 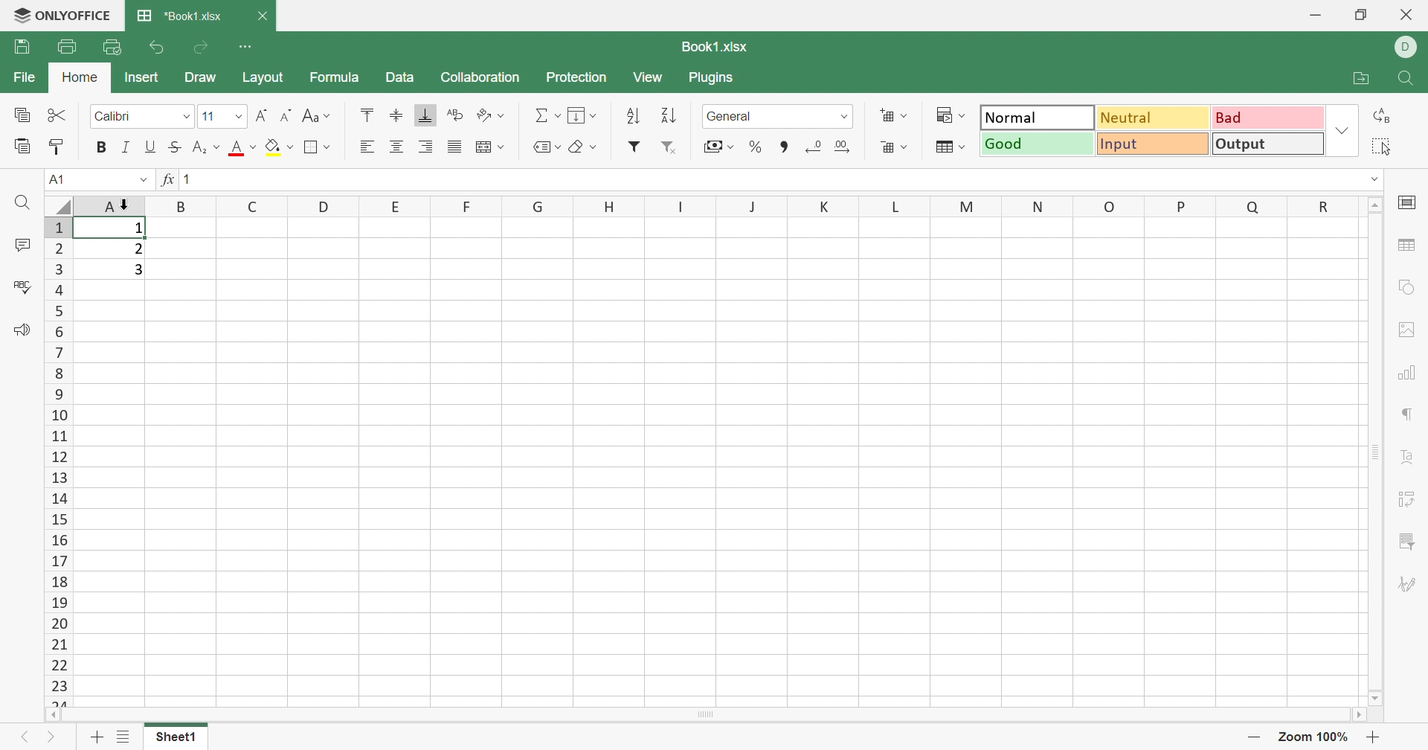 I want to click on Paste, so click(x=23, y=146).